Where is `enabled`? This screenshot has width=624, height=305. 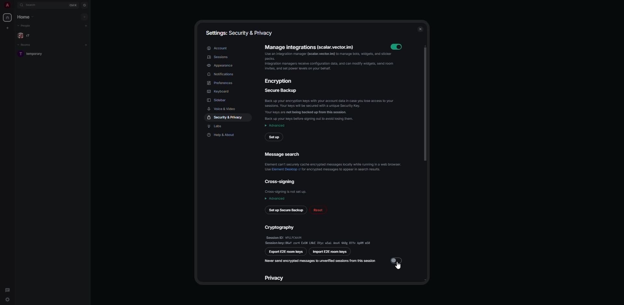
enabled is located at coordinates (398, 47).